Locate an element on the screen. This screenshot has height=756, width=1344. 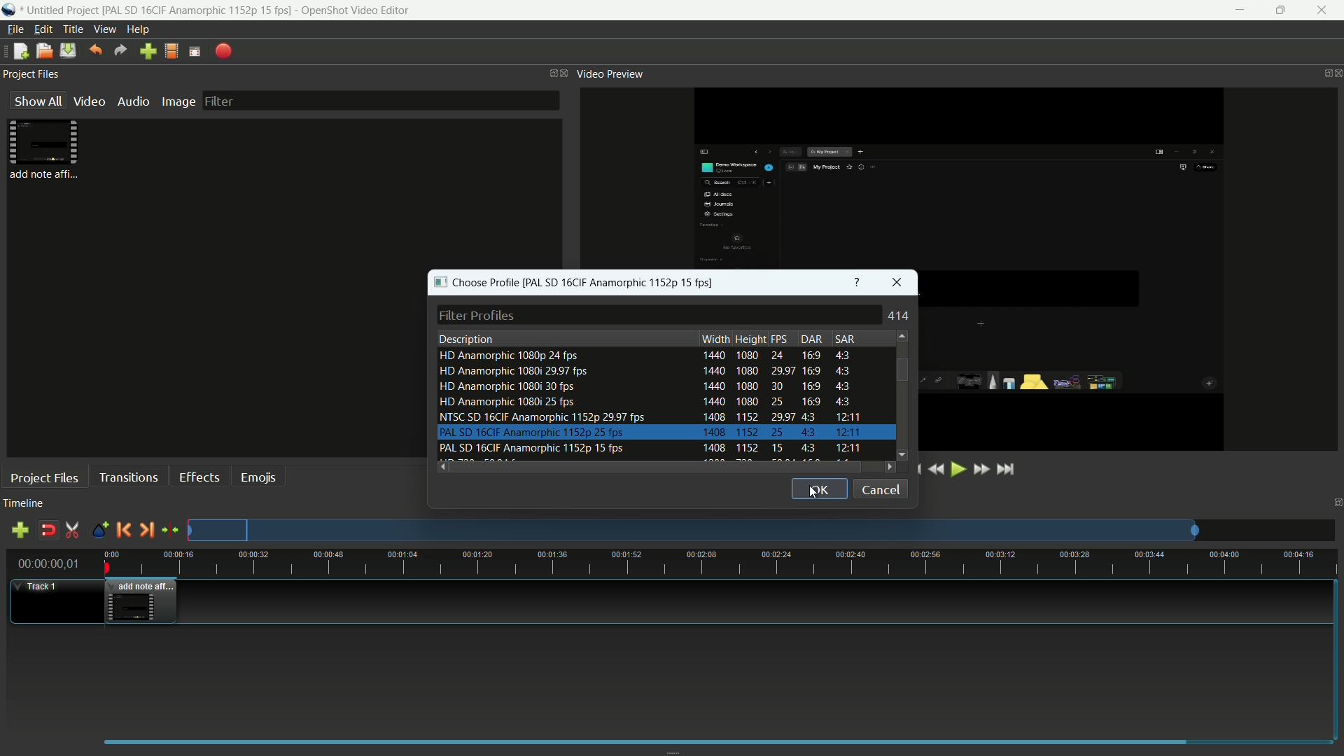
project name is located at coordinates (64, 10).